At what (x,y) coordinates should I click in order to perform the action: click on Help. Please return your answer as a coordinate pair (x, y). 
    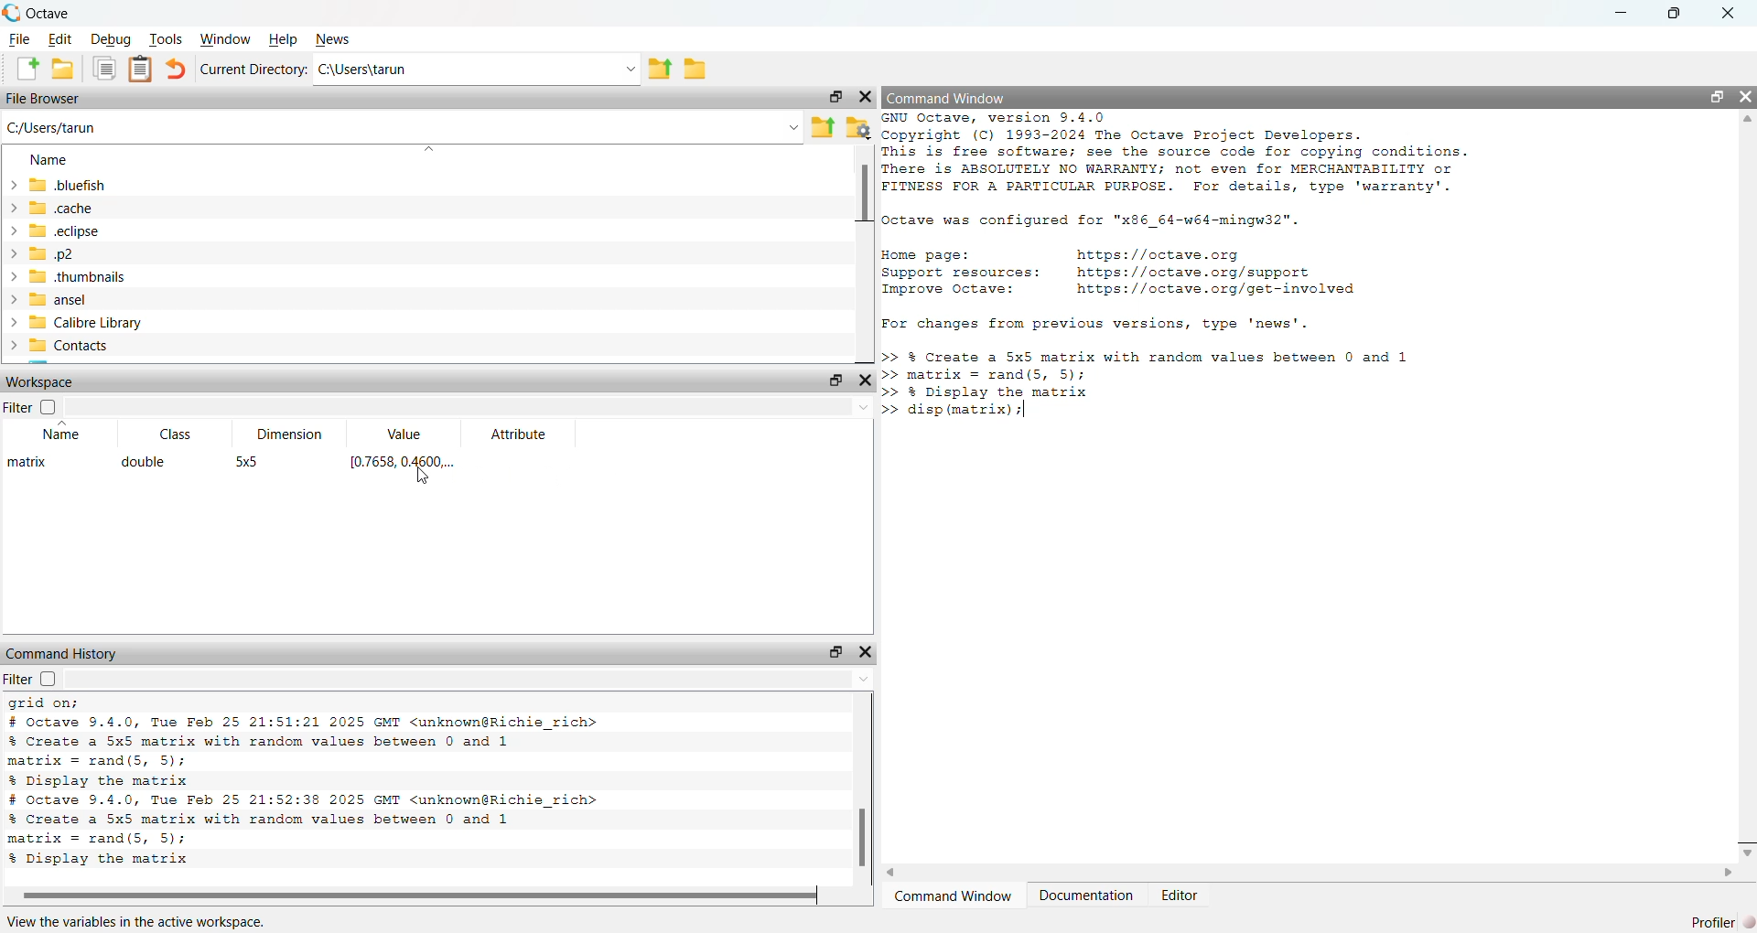
    Looking at the image, I should click on (283, 38).